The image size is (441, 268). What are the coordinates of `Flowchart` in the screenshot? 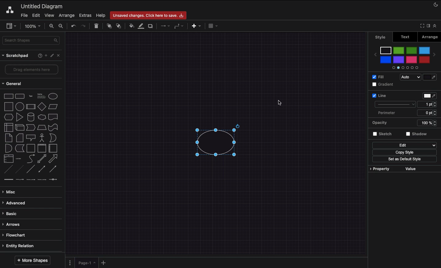 It's located at (15, 235).